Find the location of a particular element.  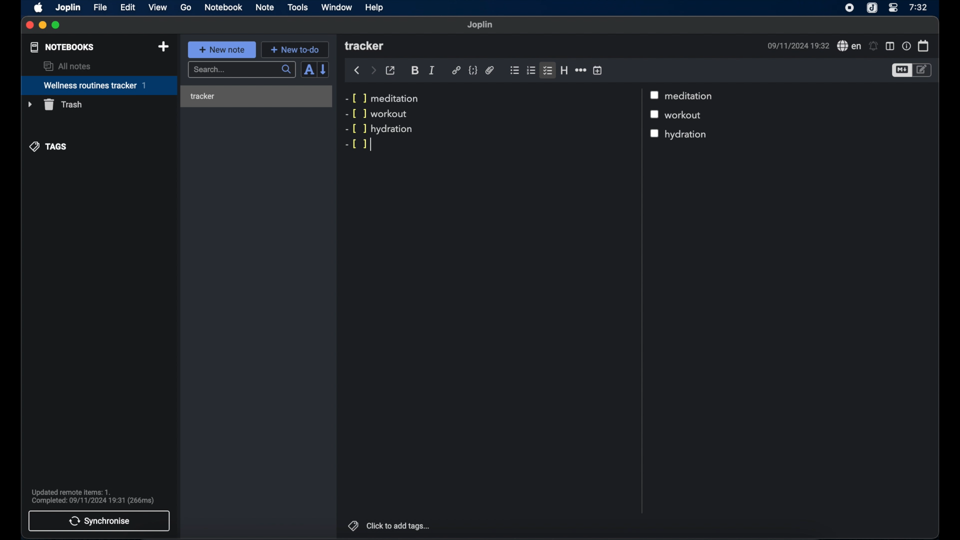

wellness routines tracker 1 is located at coordinates (98, 86).